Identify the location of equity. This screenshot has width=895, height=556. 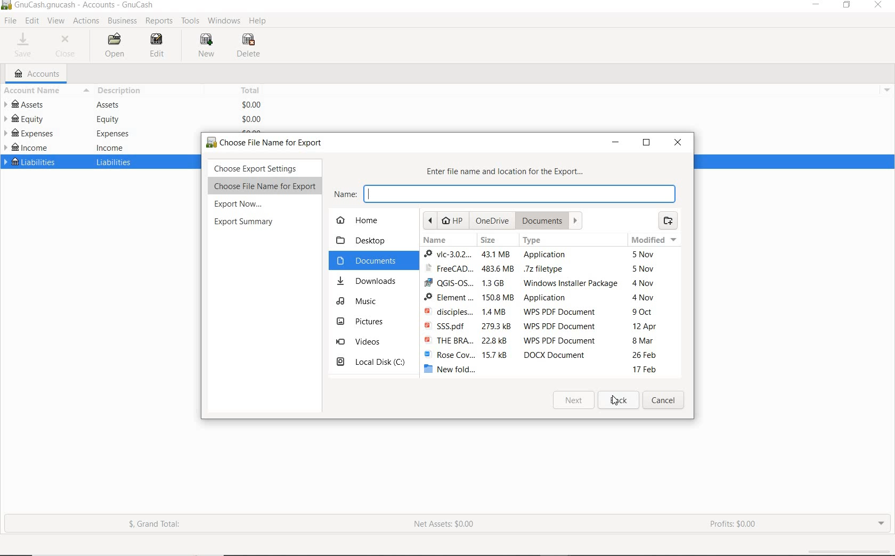
(105, 120).